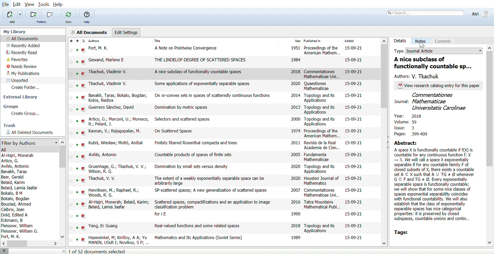 The height and width of the screenshot is (254, 494). Describe the element at coordinates (407, 122) in the screenshot. I see `Volume: 59` at that location.